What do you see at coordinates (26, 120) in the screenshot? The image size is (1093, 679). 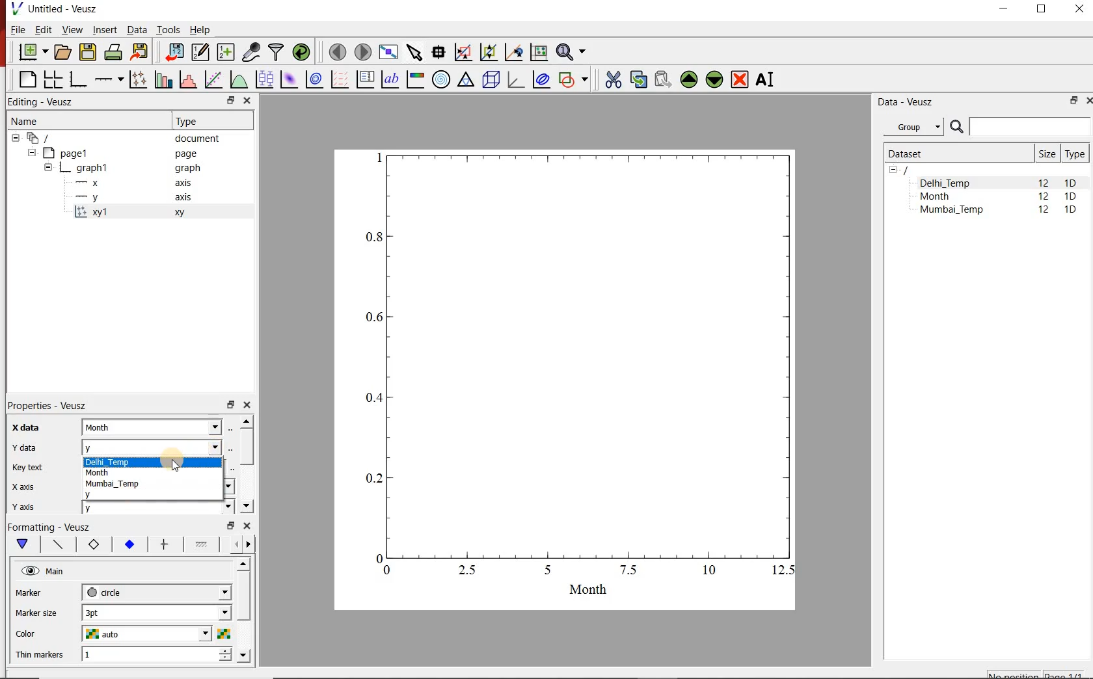 I see `Name` at bounding box center [26, 120].